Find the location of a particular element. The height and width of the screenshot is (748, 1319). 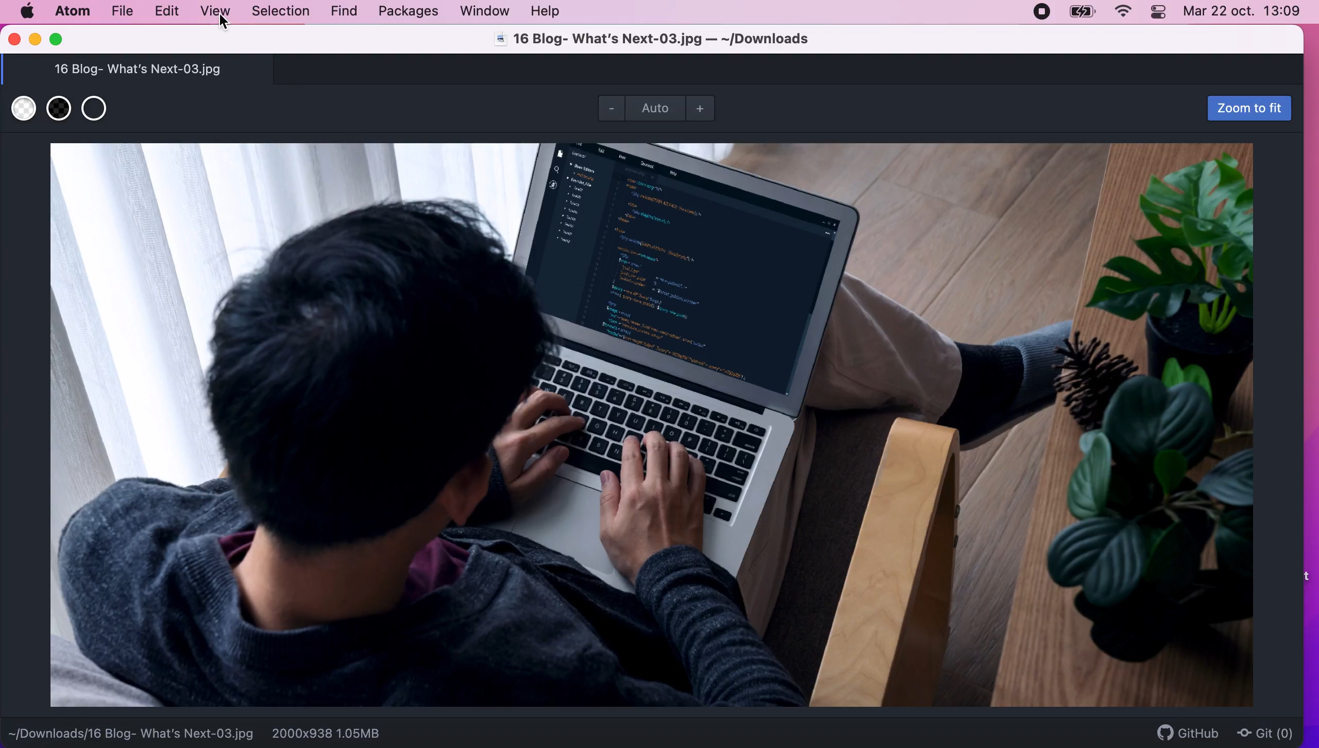

use transparent background is located at coordinates (97, 111).